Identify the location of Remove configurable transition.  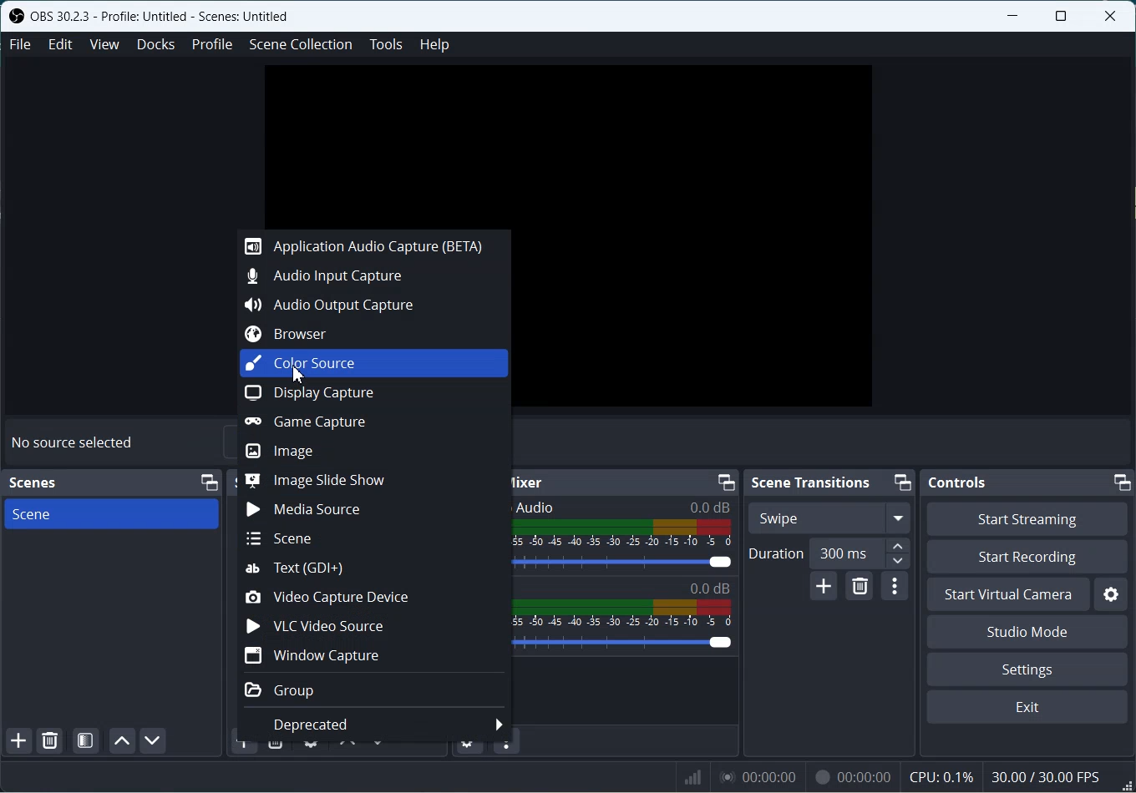
(860, 588).